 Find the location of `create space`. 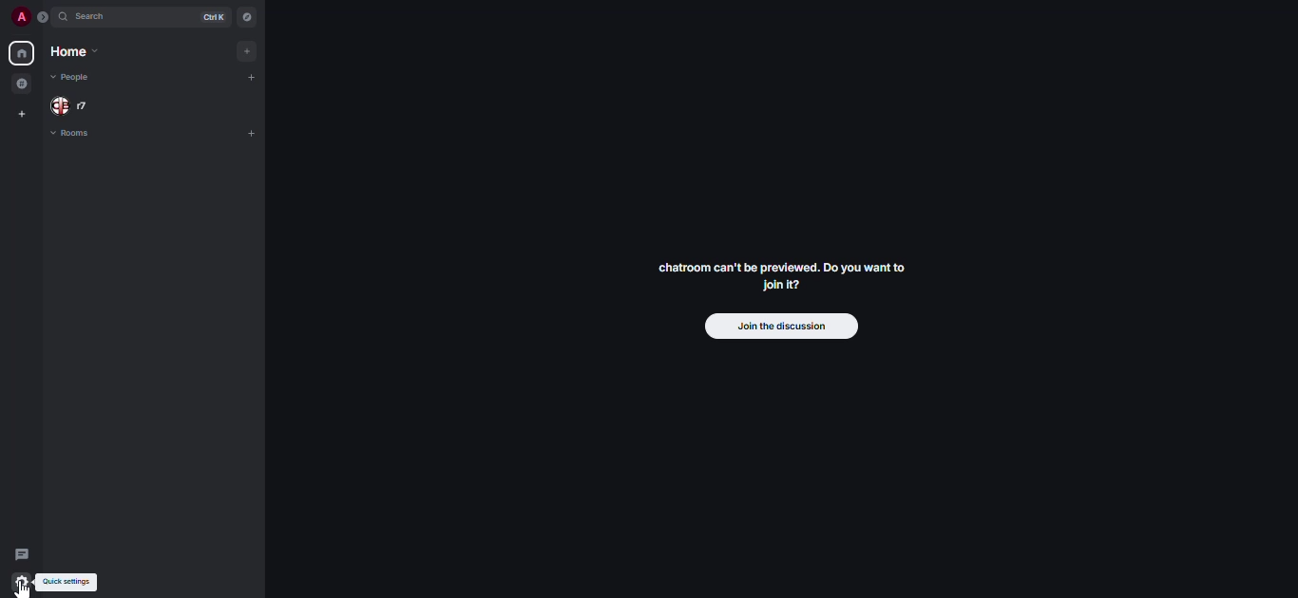

create space is located at coordinates (21, 114).